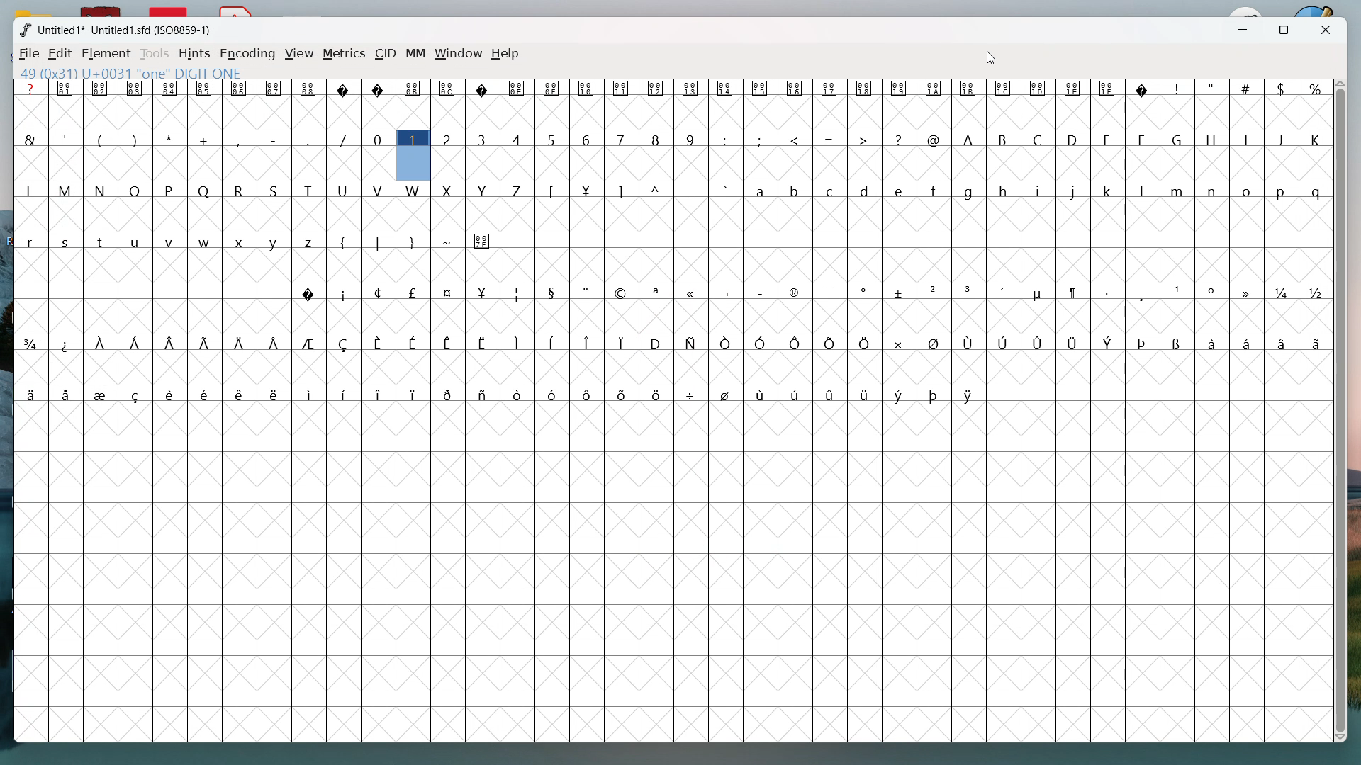 This screenshot has width=1361, height=765. Describe the element at coordinates (899, 343) in the screenshot. I see `symbol` at that location.